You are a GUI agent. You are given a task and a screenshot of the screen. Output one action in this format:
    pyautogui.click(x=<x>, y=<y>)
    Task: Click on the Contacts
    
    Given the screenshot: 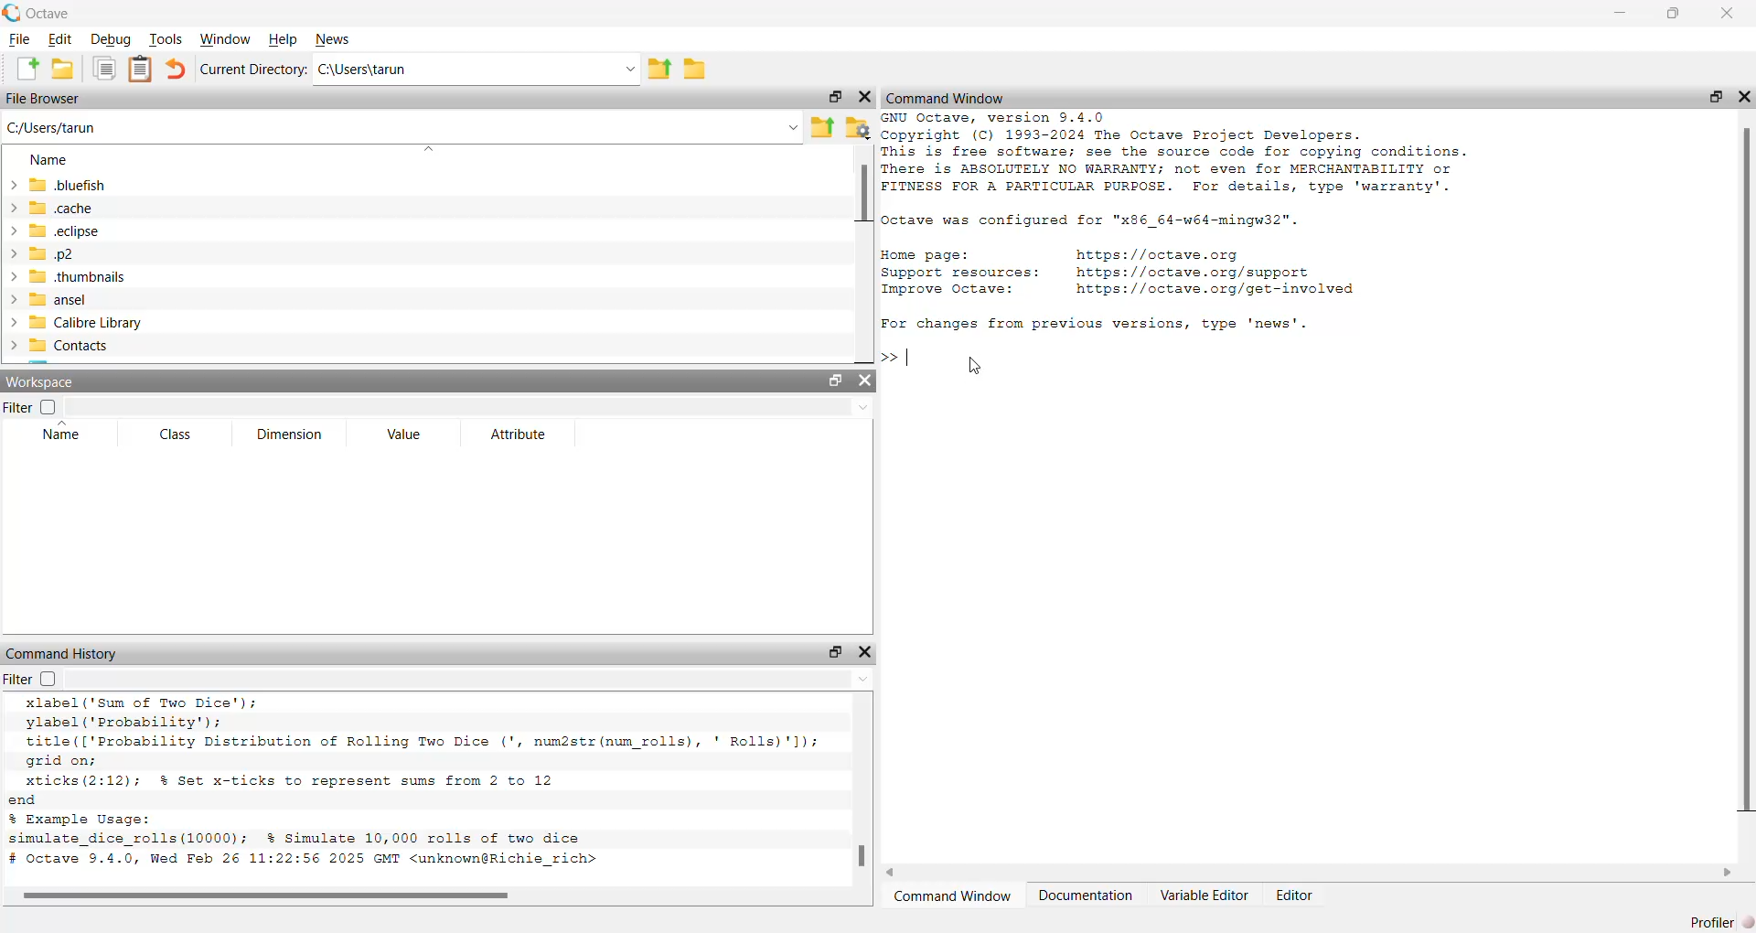 What is the action you would take?
    pyautogui.click(x=62, y=349)
    